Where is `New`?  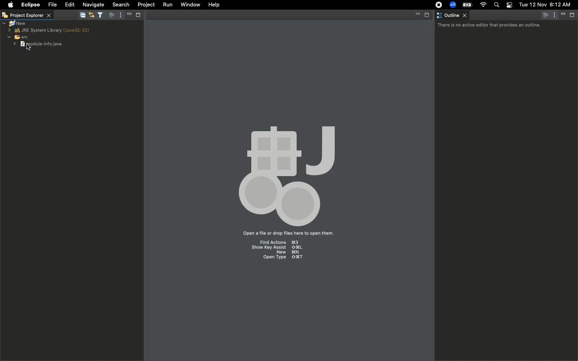 New is located at coordinates (13, 23).